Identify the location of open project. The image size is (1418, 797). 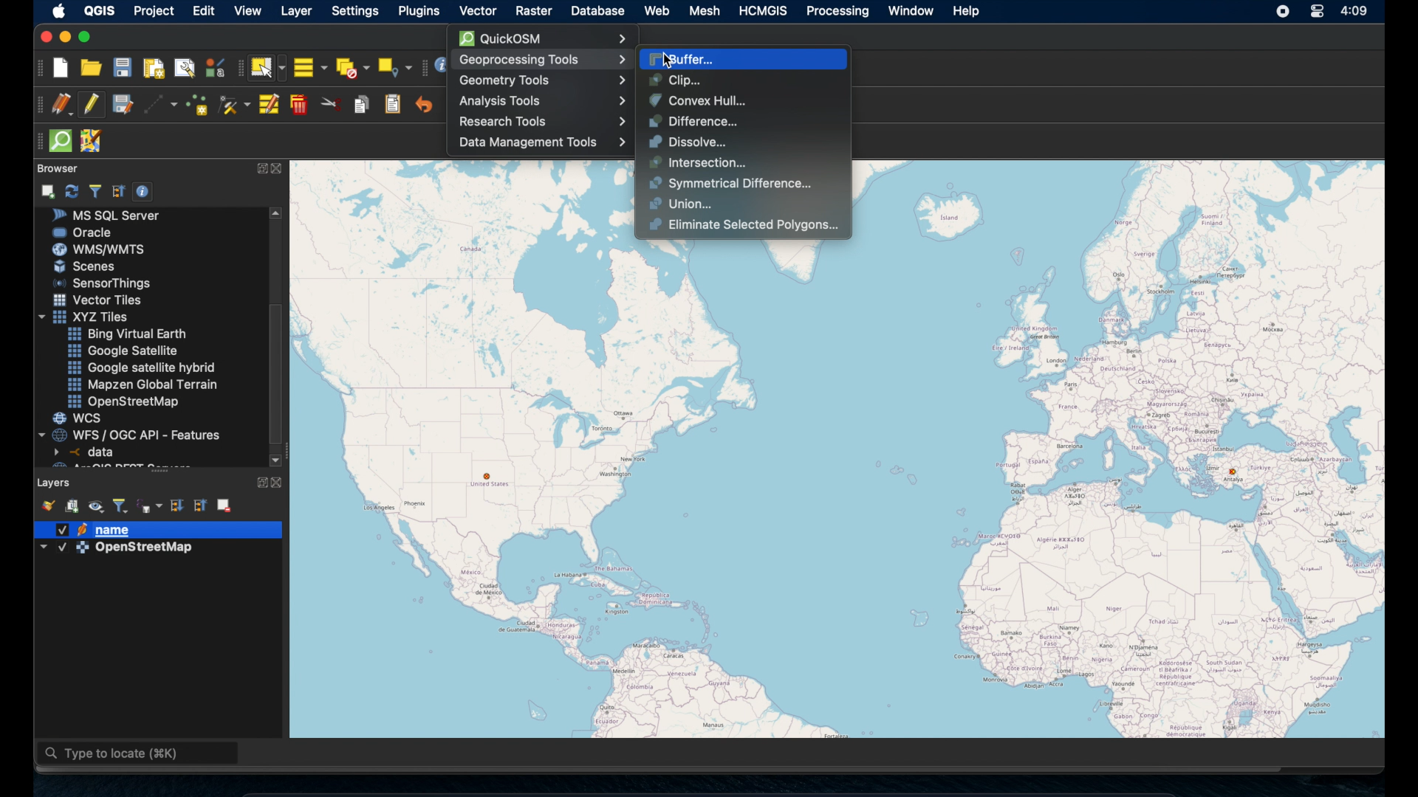
(92, 69).